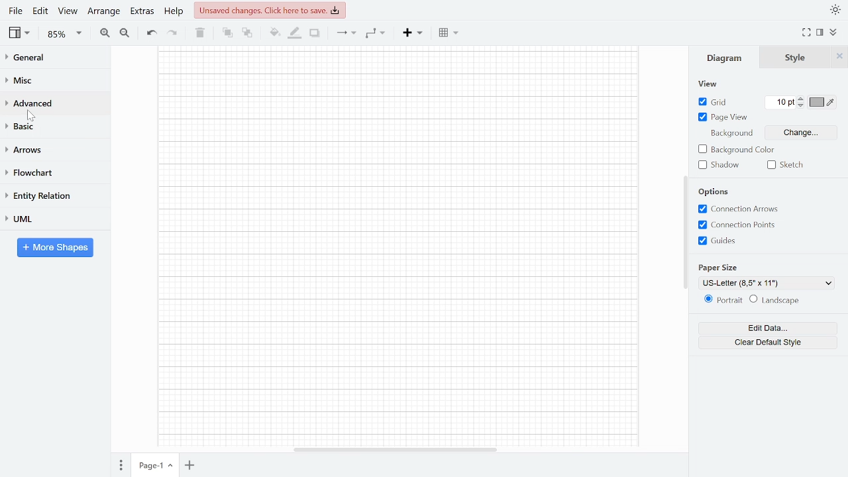 Image resolution: width=848 pixels, height=477 pixels. I want to click on Insert, so click(412, 34).